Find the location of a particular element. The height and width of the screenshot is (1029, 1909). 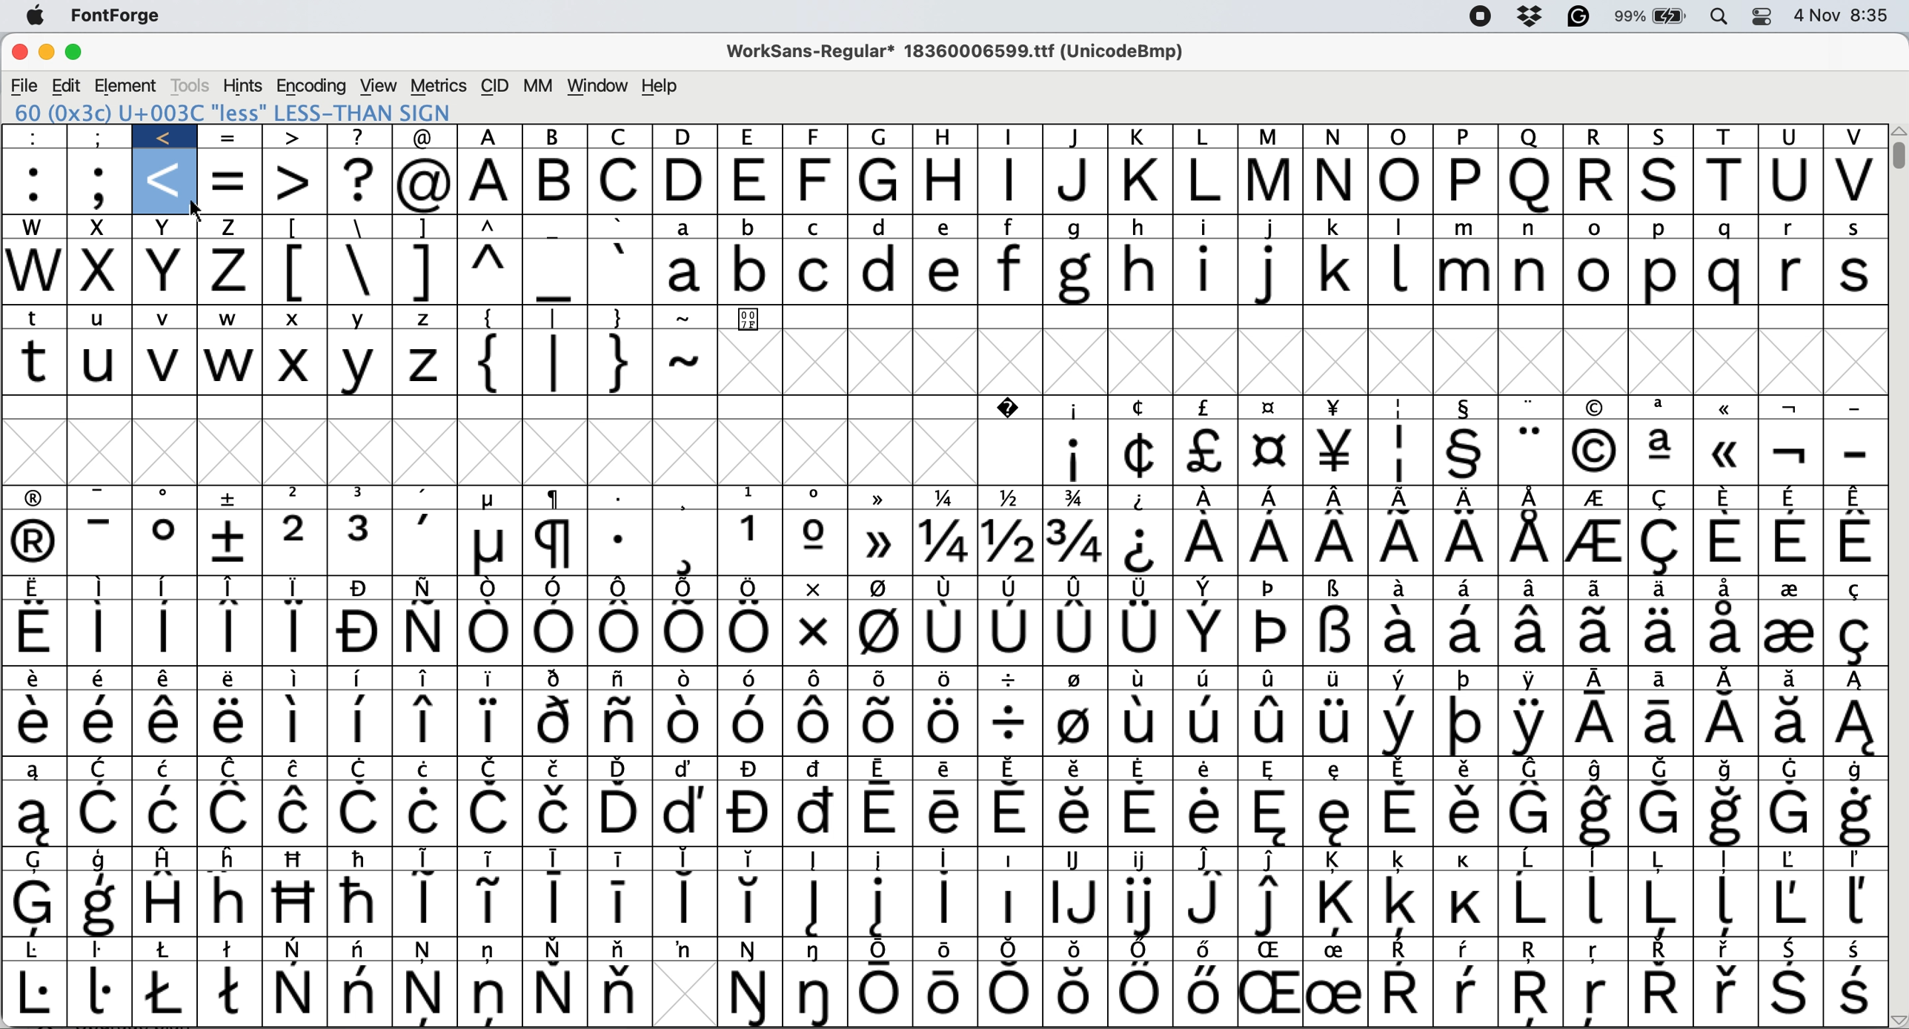

Symbol is located at coordinates (1533, 681).